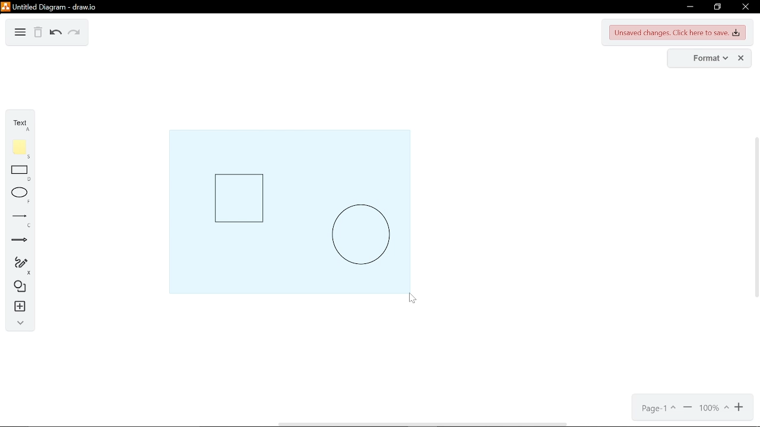 The width and height of the screenshot is (760, 427). I want to click on zoom in, so click(740, 409).